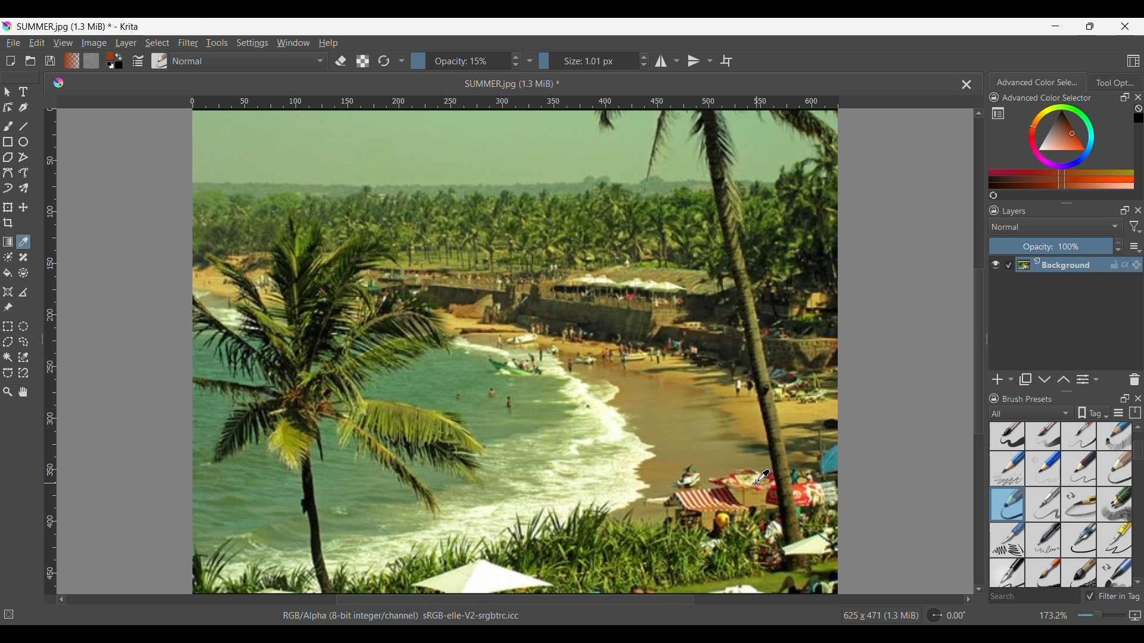  Describe the element at coordinates (1112, 596) in the screenshot. I see `Filter in Tag` at that location.